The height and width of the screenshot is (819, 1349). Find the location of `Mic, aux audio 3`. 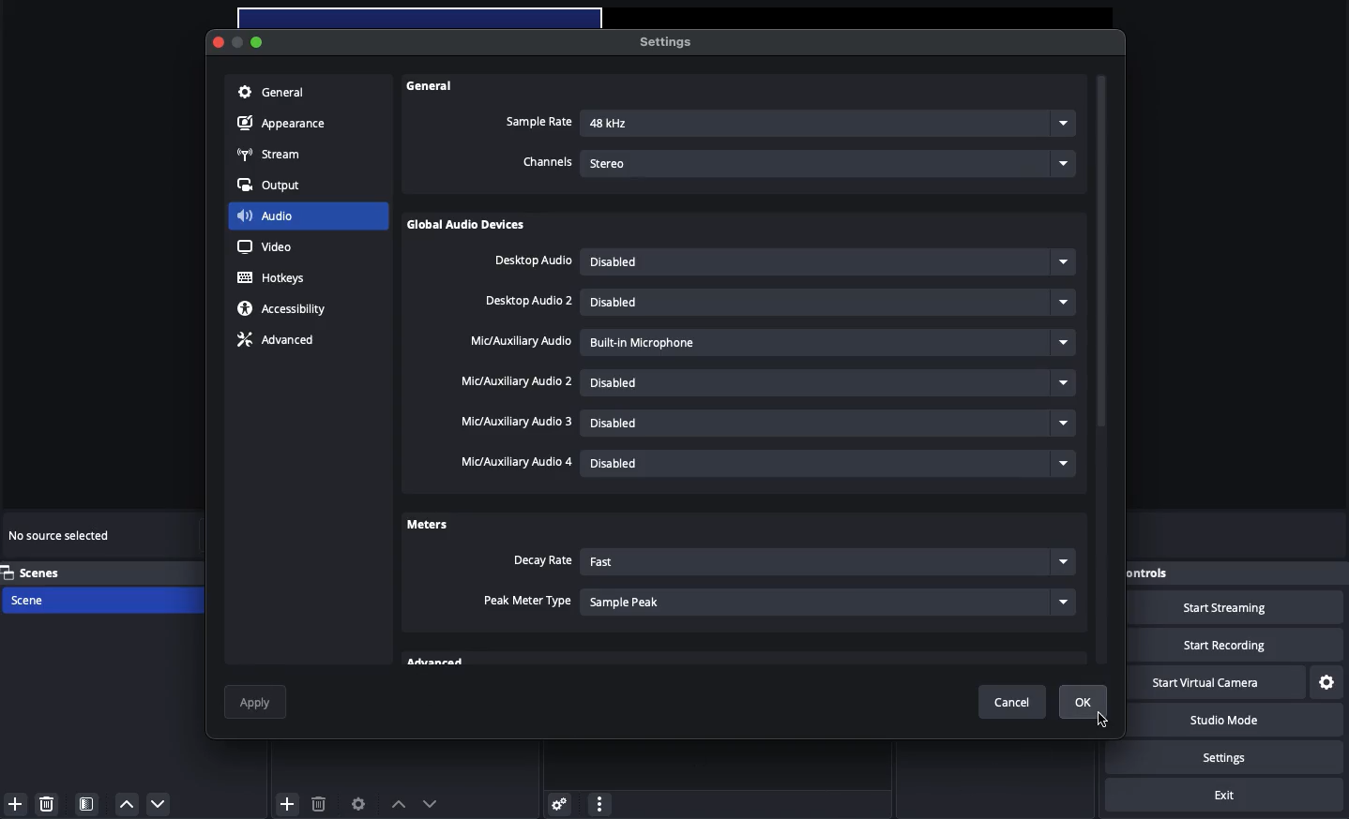

Mic, aux audio 3 is located at coordinates (518, 423).